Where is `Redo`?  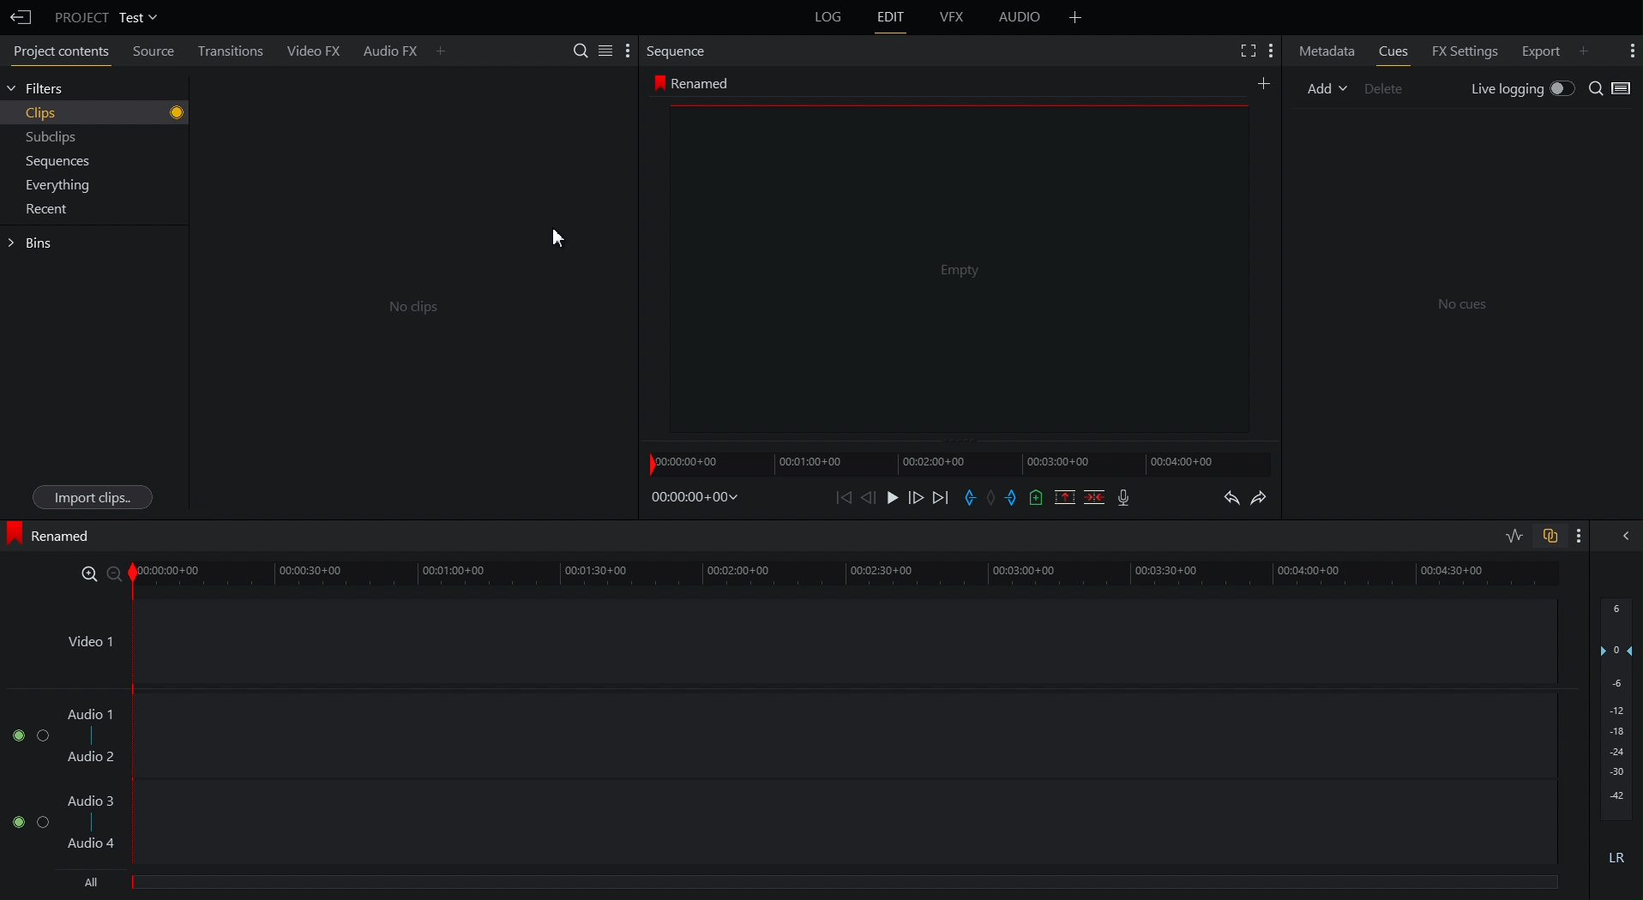 Redo is located at coordinates (1267, 496).